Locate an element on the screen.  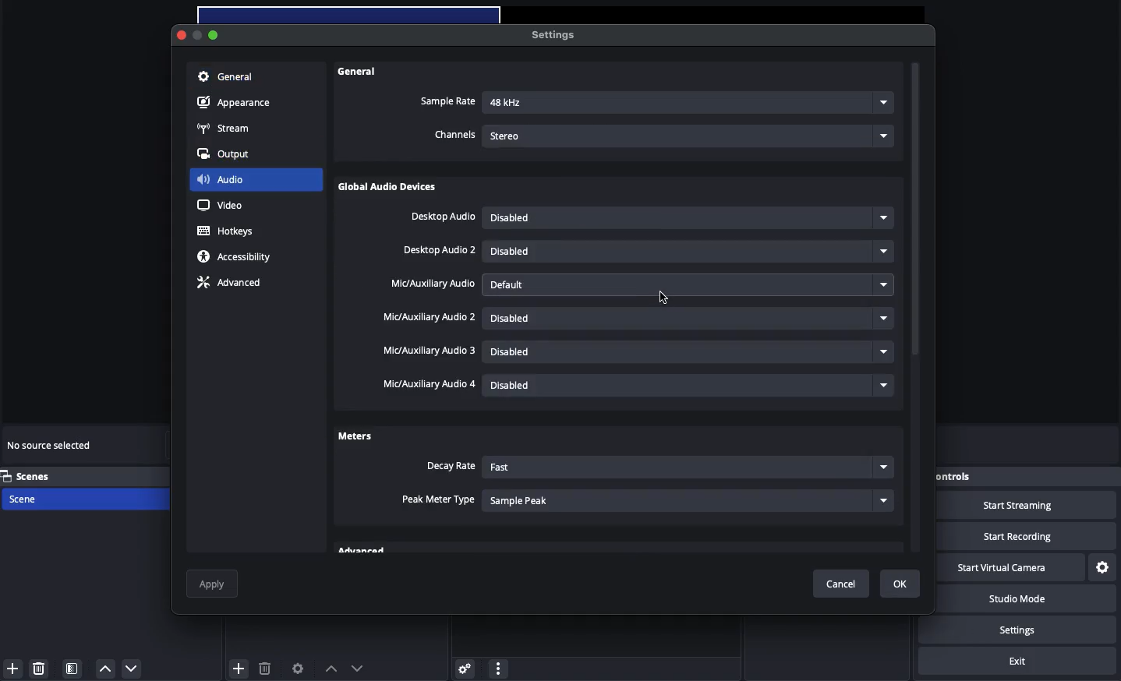
Cursor is located at coordinates (665, 299).